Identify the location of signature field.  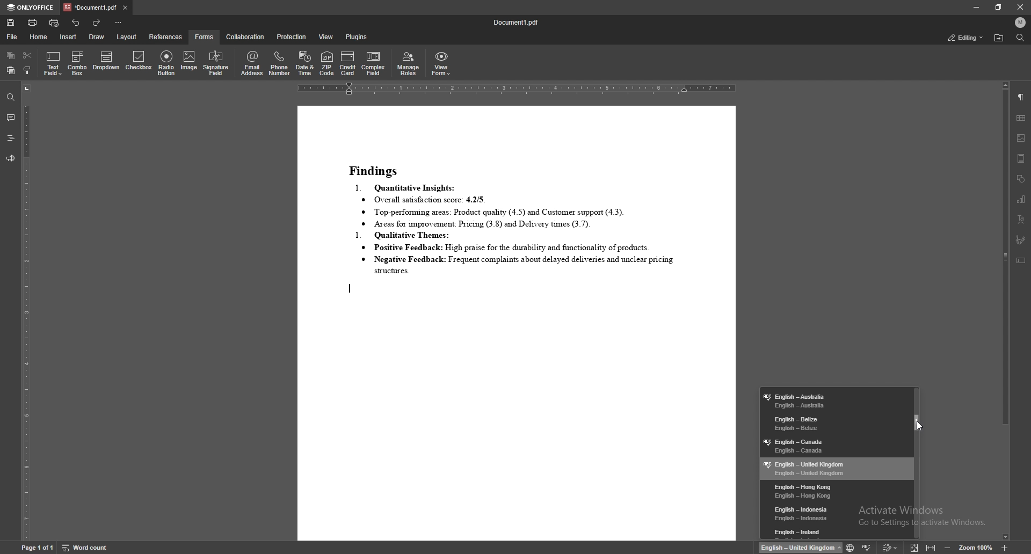
(1020, 239).